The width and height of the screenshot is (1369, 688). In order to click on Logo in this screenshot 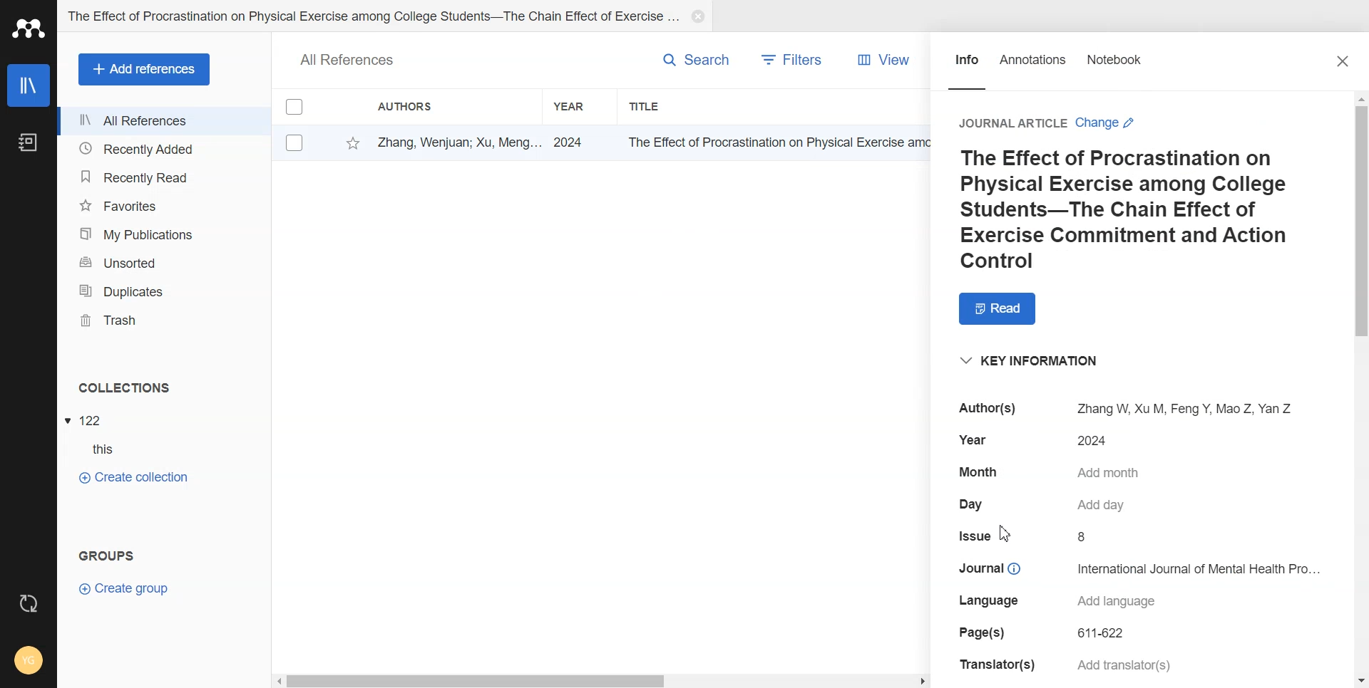, I will do `click(30, 29)`.